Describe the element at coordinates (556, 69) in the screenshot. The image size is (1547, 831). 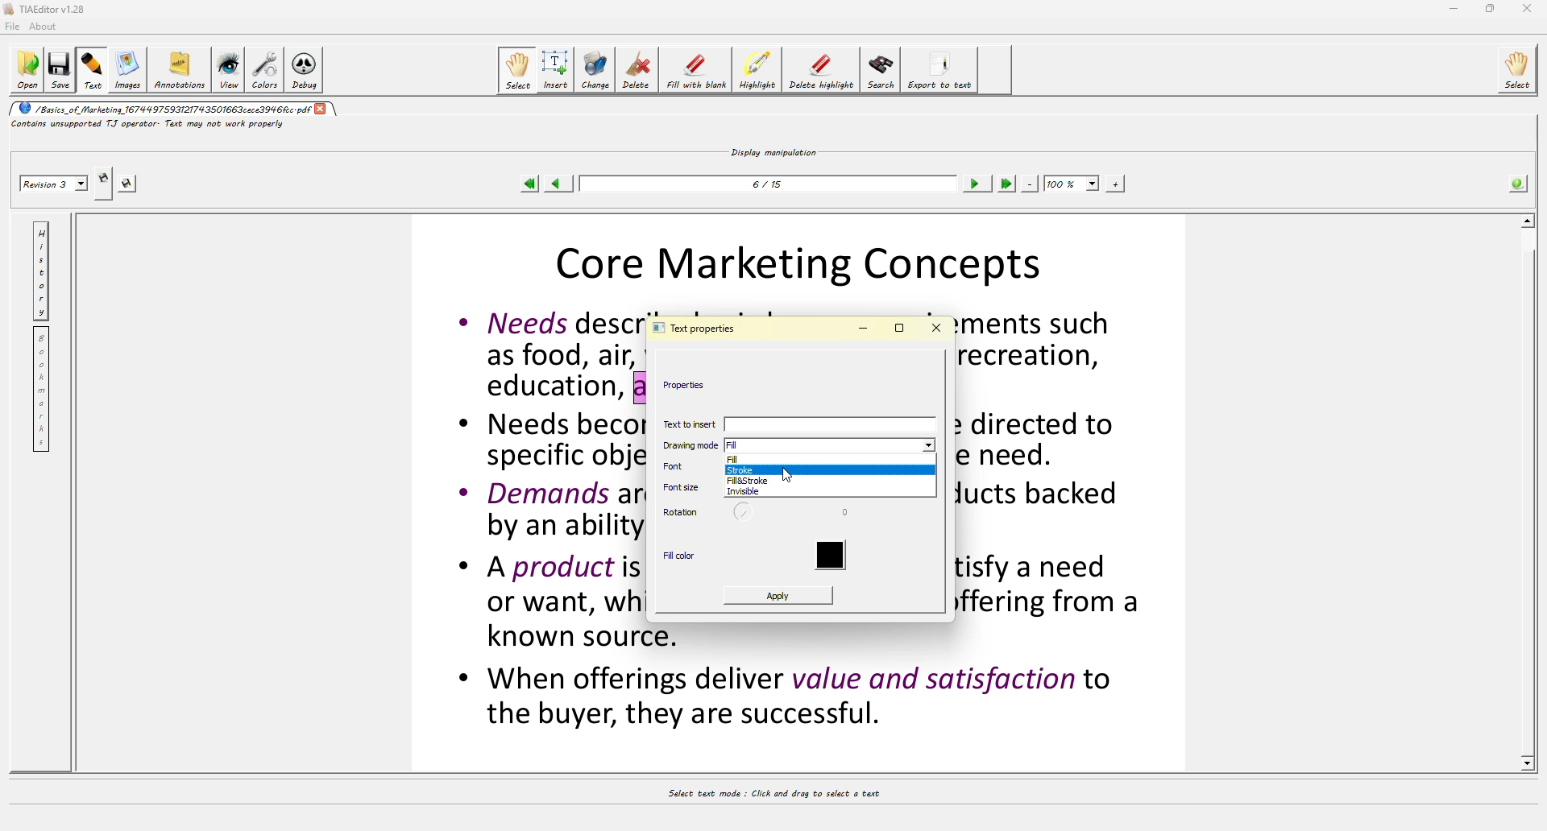
I see `insert` at that location.